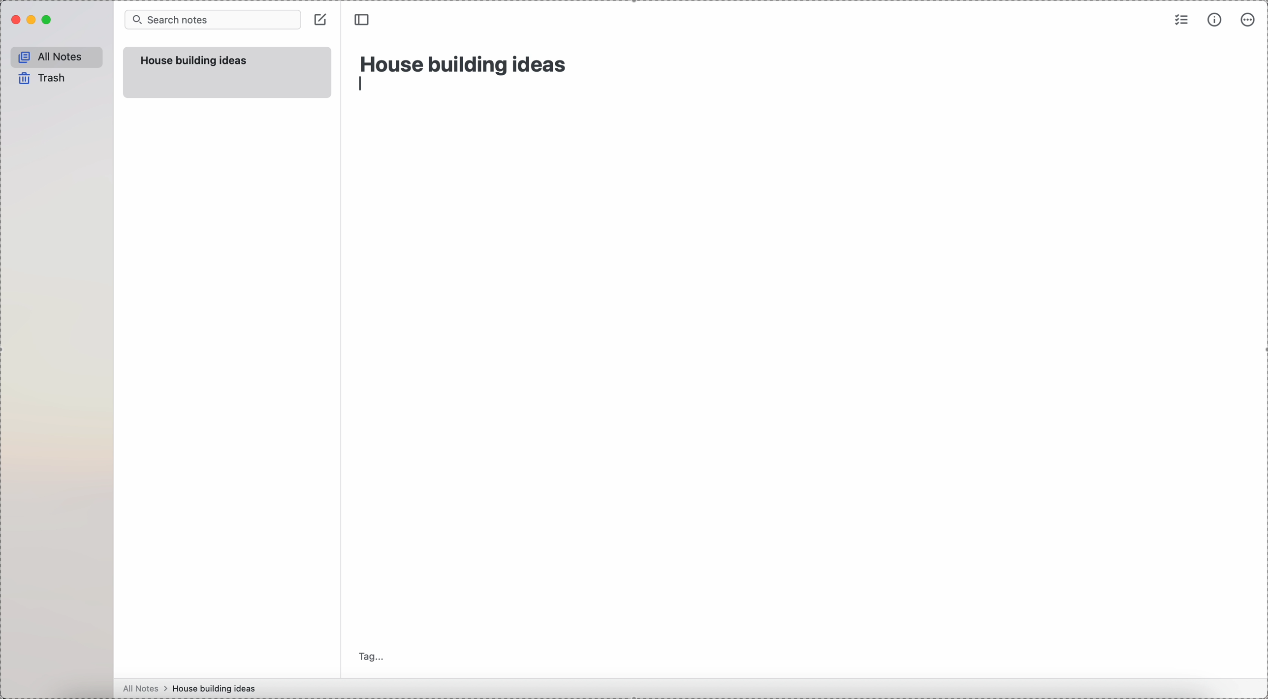  What do you see at coordinates (32, 21) in the screenshot?
I see `minimize Simplenote` at bounding box center [32, 21].